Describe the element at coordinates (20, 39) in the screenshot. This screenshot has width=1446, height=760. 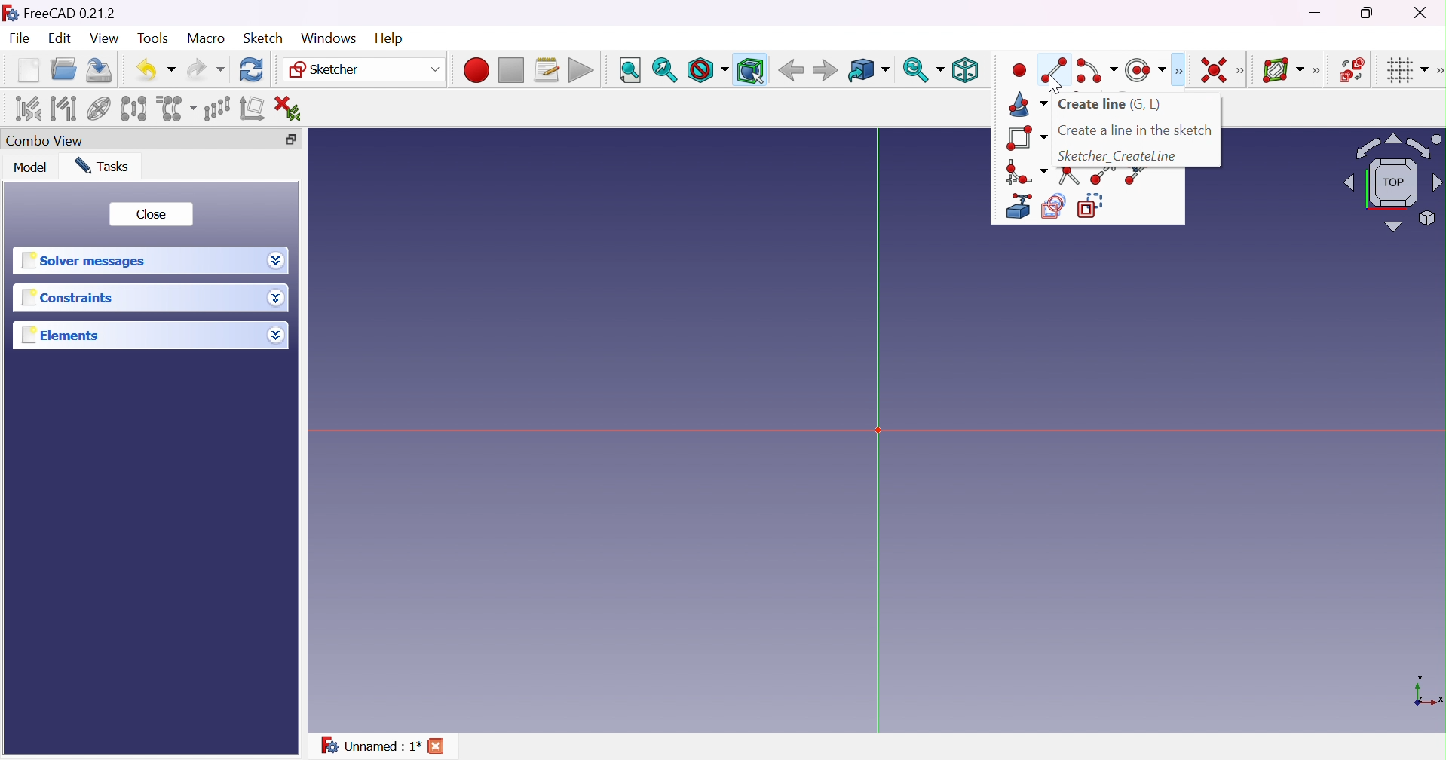
I see `File` at that location.